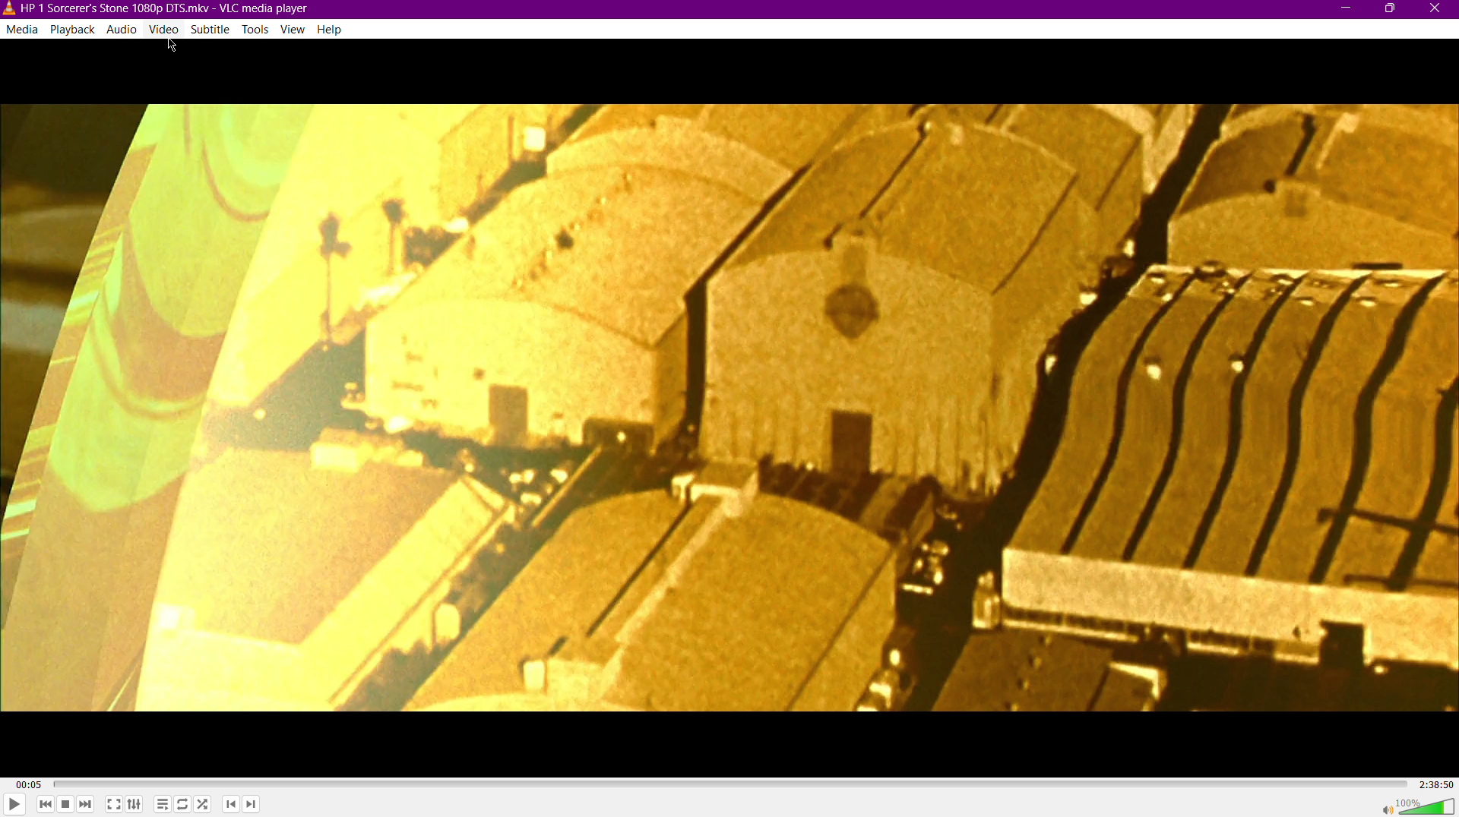 This screenshot has height=817, width=1459. Describe the element at coordinates (182, 803) in the screenshot. I see `Toggle Loop` at that location.